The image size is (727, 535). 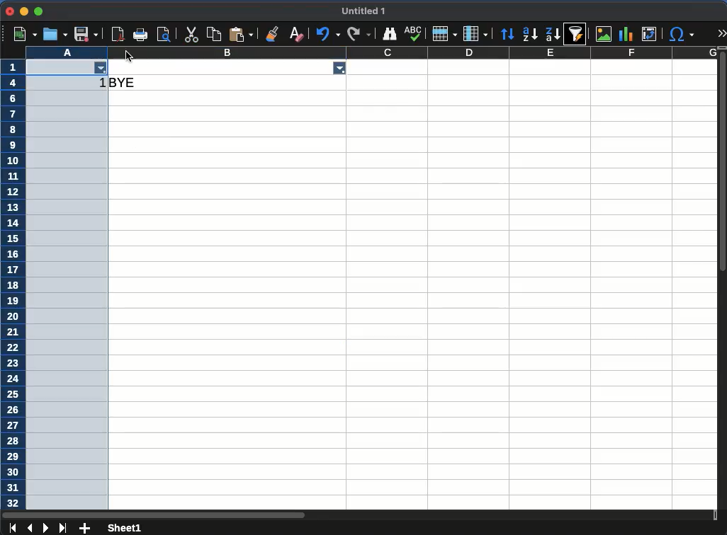 I want to click on first sheet, so click(x=12, y=527).